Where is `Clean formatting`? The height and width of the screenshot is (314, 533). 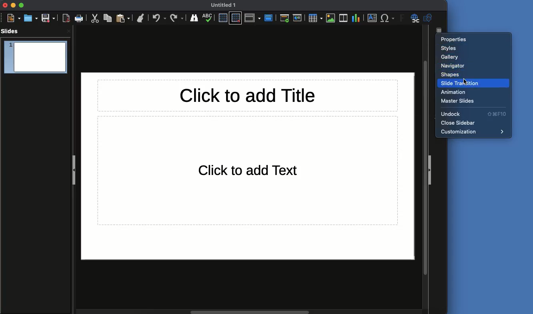 Clean formatting is located at coordinates (142, 18).